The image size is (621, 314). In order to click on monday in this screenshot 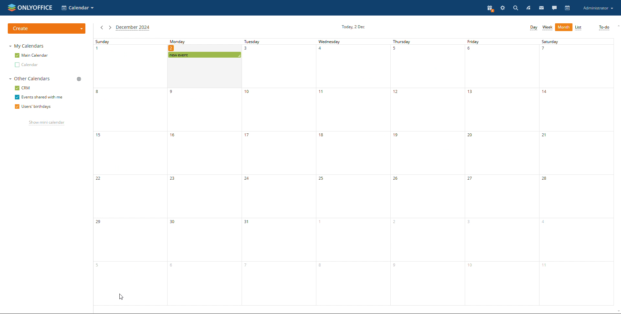, I will do `click(424, 172)`.